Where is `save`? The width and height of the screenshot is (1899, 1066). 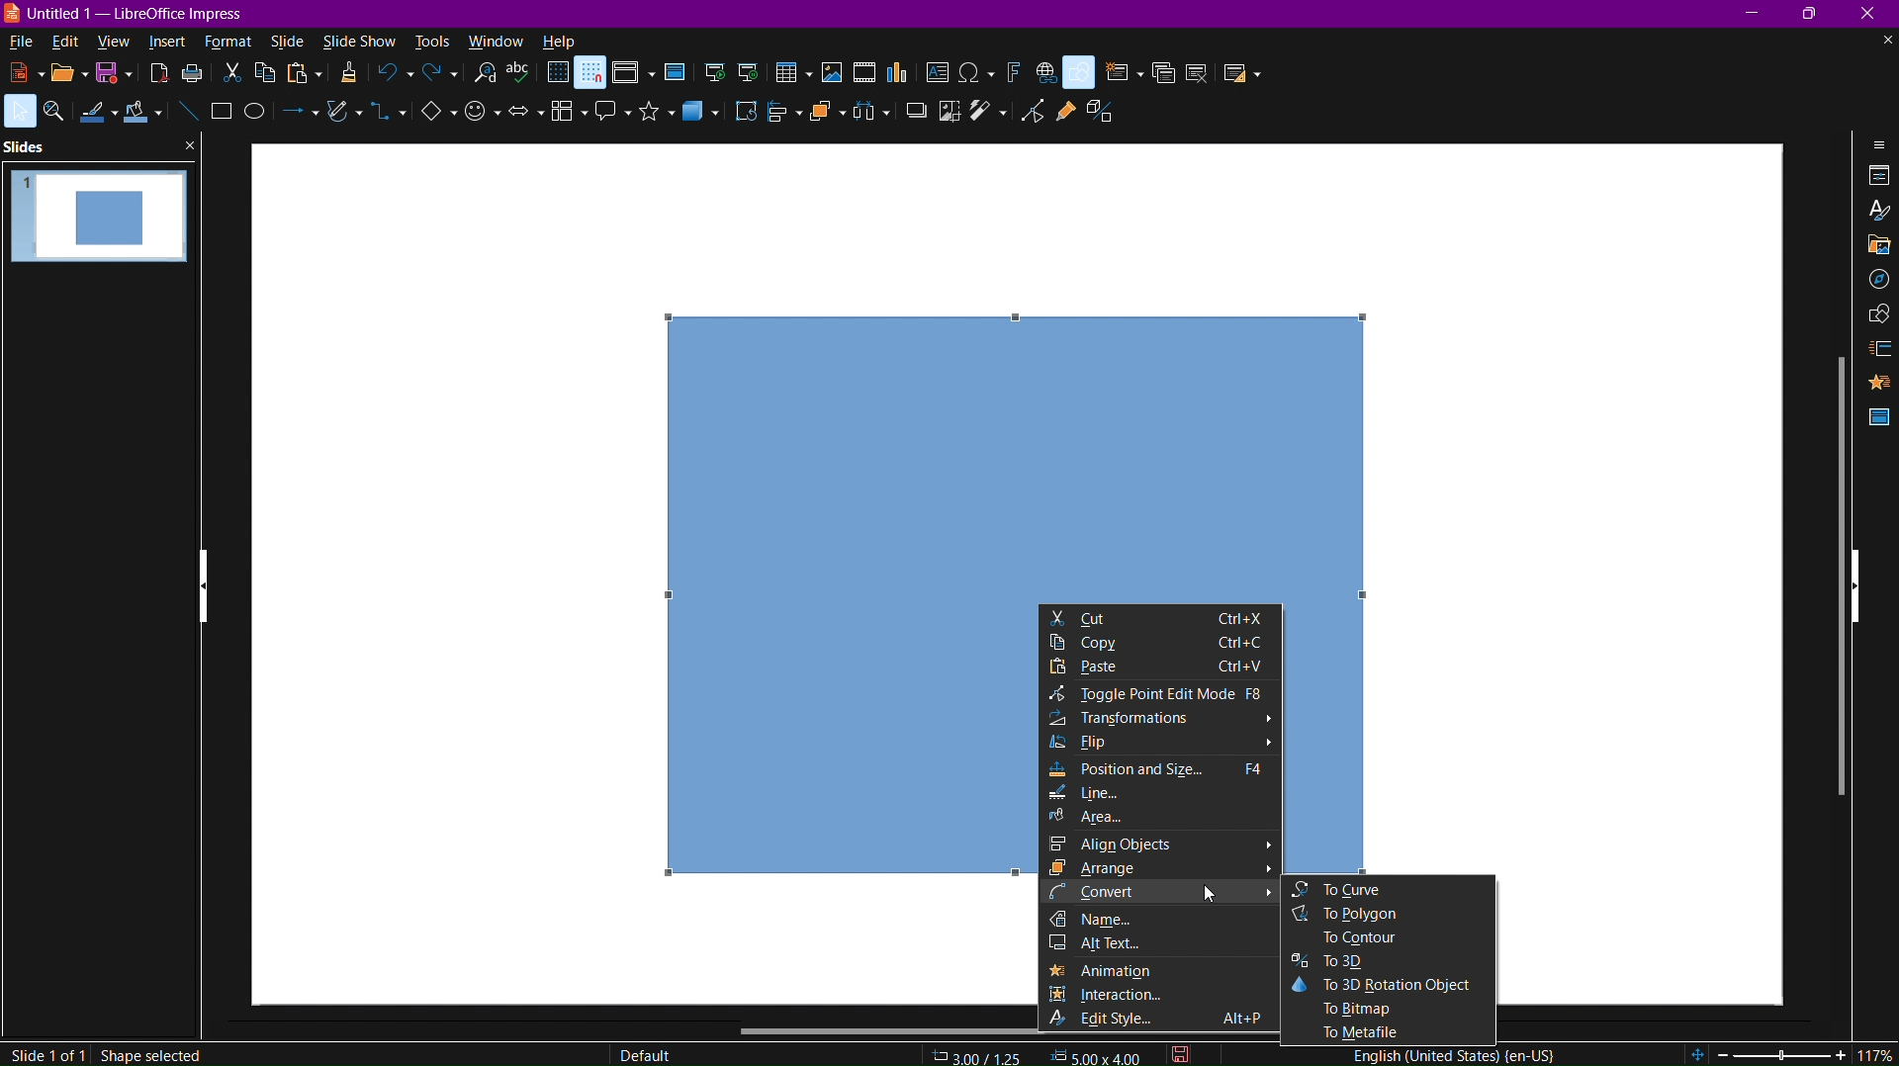 save is located at coordinates (117, 78).